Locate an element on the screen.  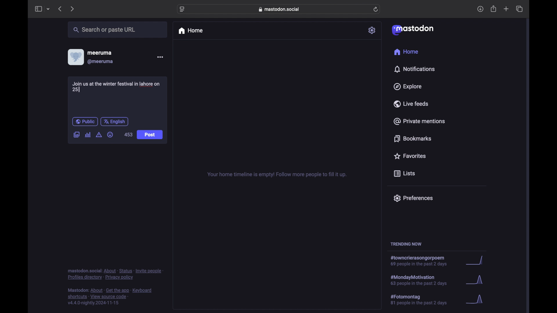
your home timeline is empty! follow more people to fill it up is located at coordinates (277, 175).